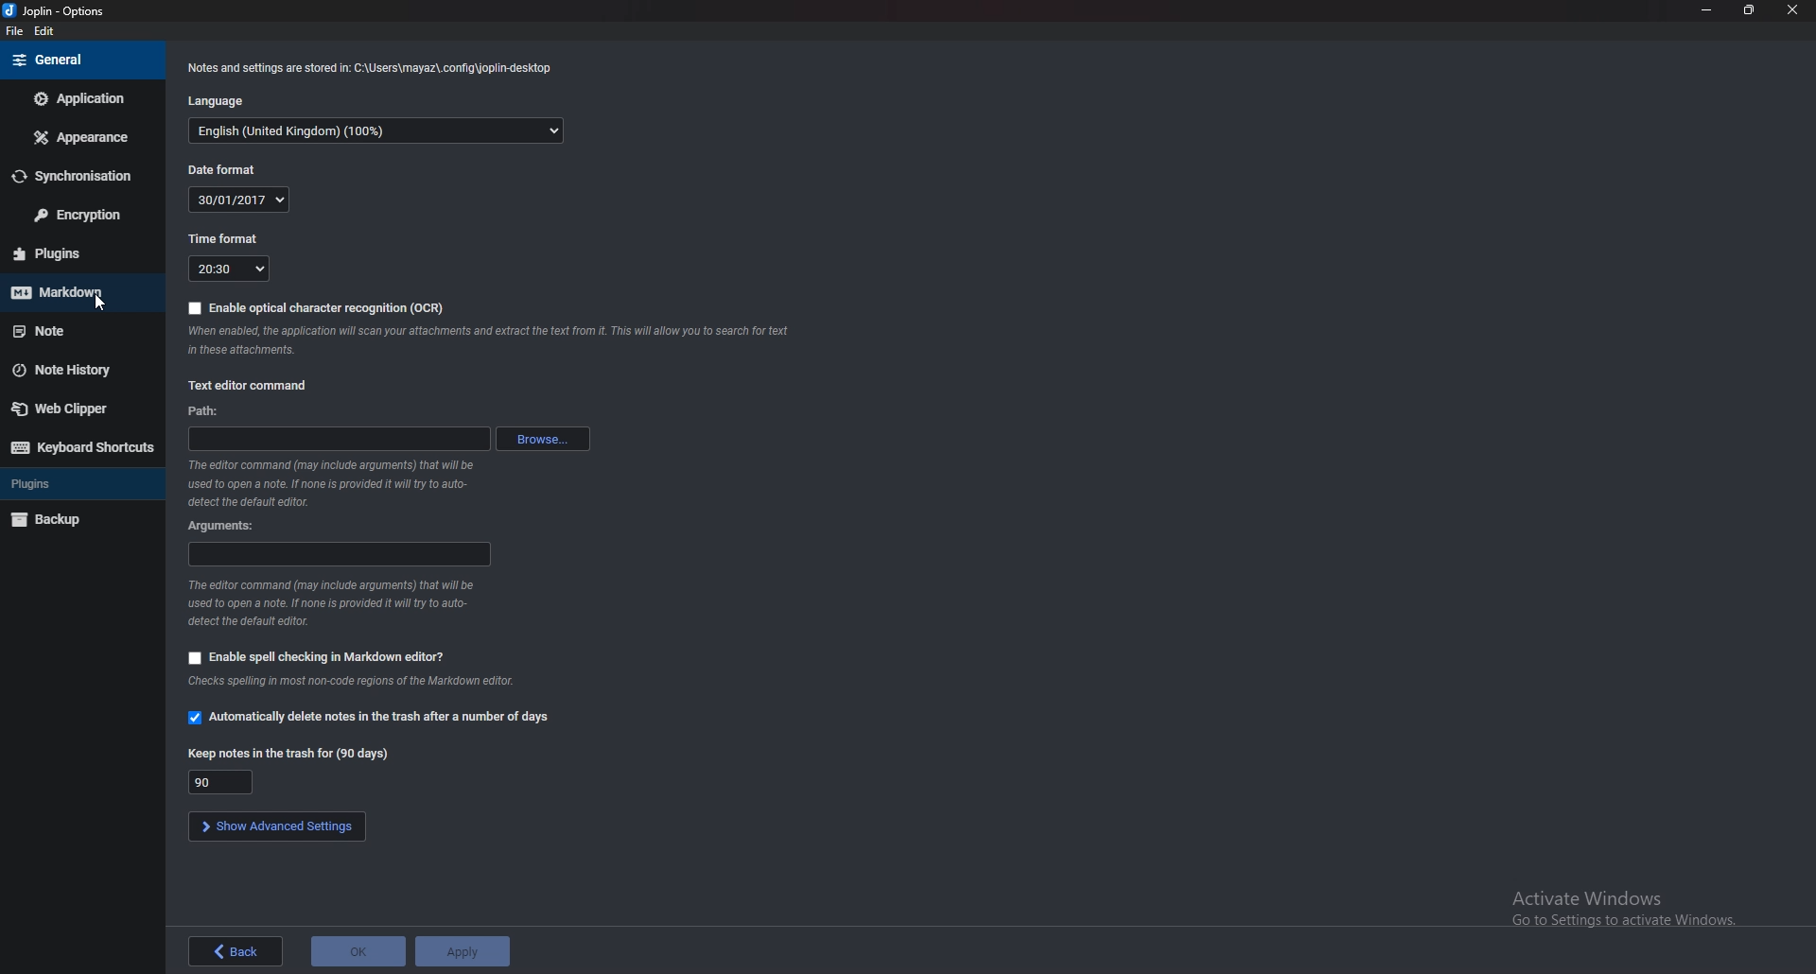  Describe the element at coordinates (79, 331) in the screenshot. I see `note` at that location.